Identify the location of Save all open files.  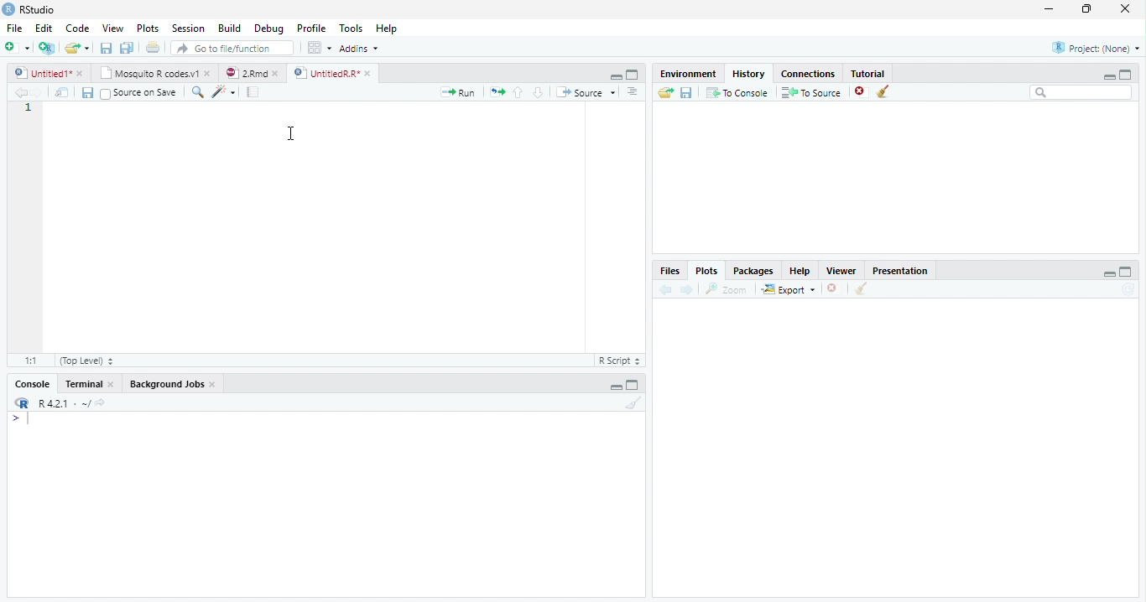
(128, 48).